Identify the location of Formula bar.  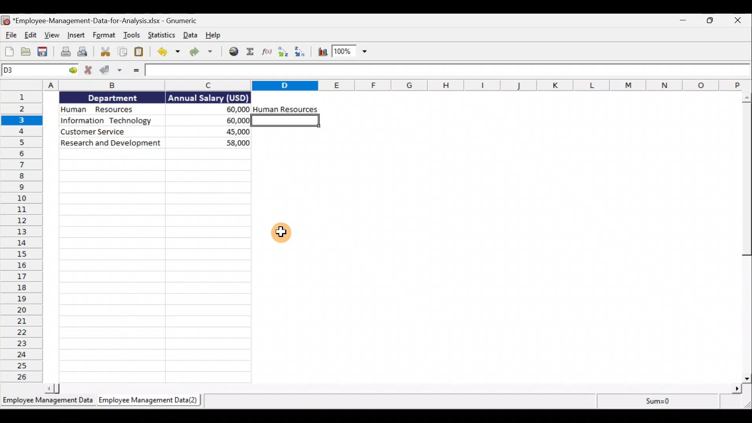
(445, 70).